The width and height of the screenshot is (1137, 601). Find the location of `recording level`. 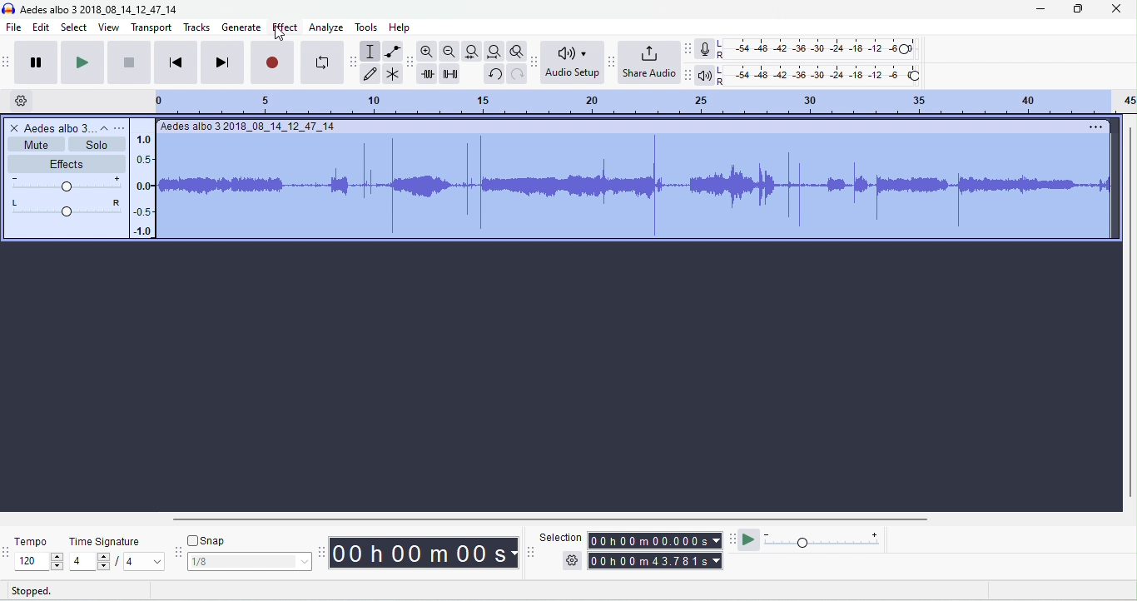

recording level is located at coordinates (825, 50).